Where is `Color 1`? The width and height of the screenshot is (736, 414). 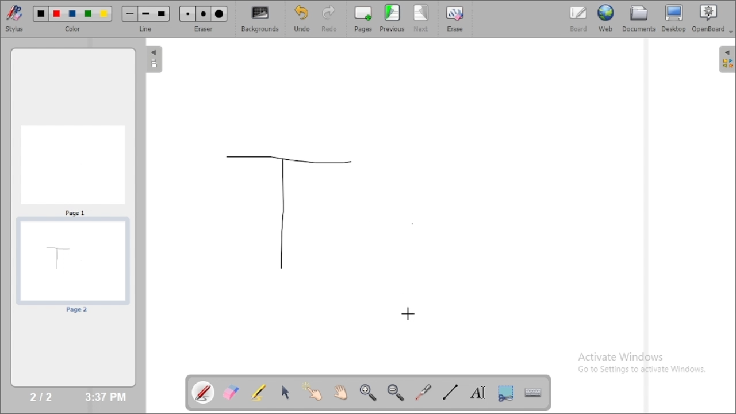
Color 1 is located at coordinates (41, 14).